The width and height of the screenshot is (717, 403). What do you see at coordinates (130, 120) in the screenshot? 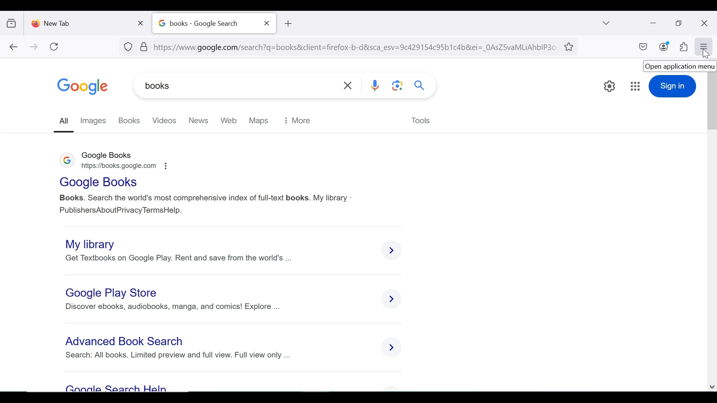
I see `books` at bounding box center [130, 120].